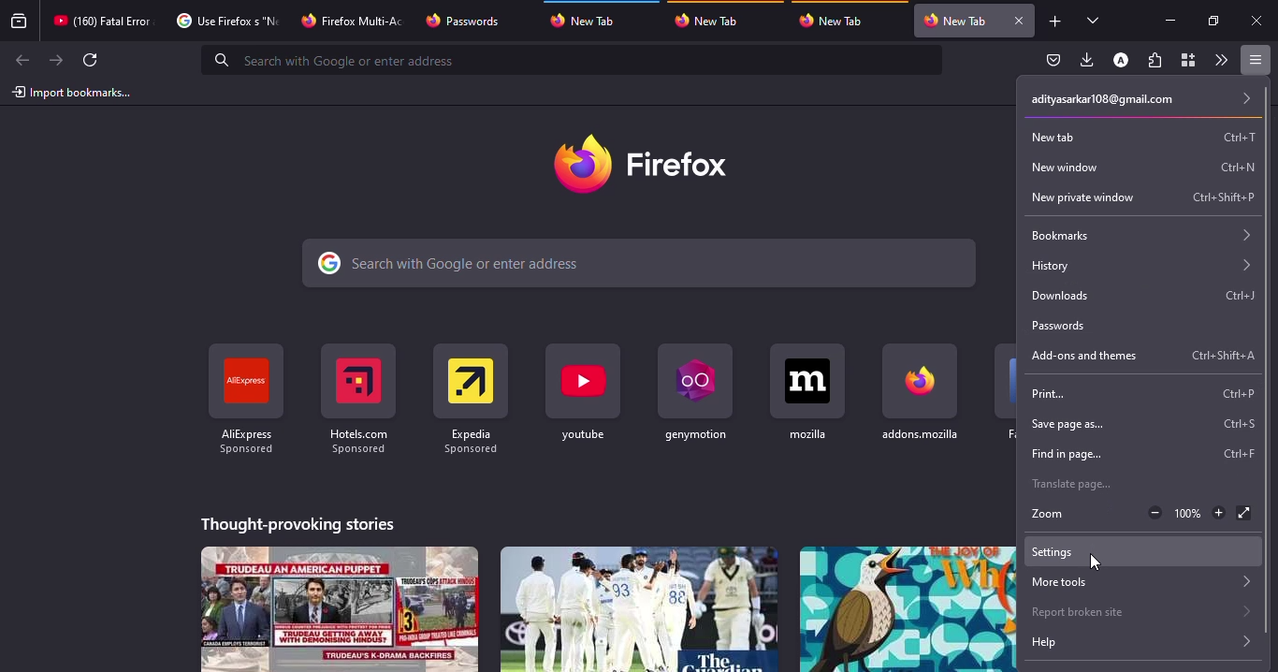  I want to click on view tab, so click(1094, 20).